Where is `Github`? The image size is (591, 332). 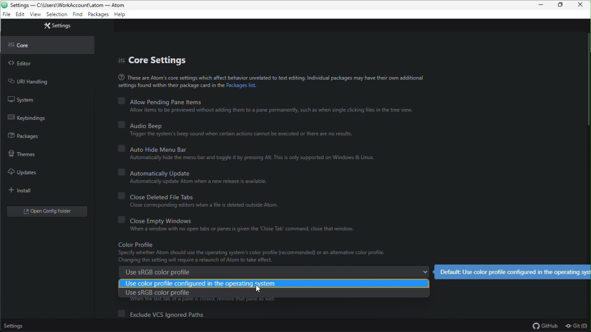 Github is located at coordinates (544, 326).